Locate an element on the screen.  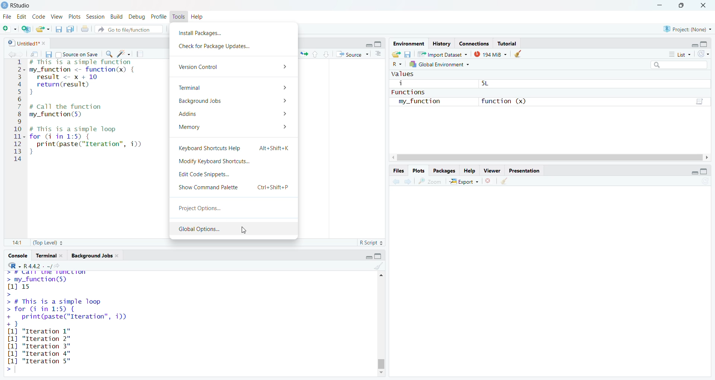
print the current file is located at coordinates (86, 29).